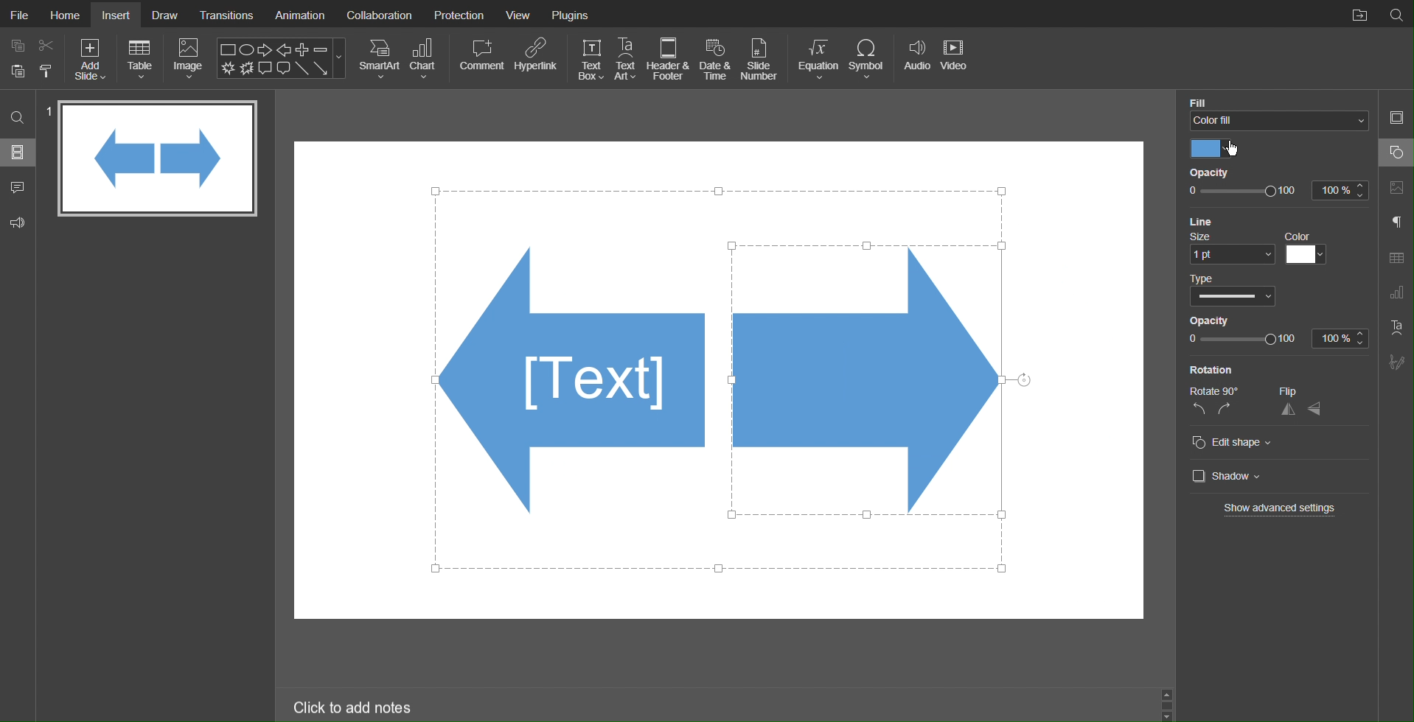  I want to click on Signature, so click(1396, 362).